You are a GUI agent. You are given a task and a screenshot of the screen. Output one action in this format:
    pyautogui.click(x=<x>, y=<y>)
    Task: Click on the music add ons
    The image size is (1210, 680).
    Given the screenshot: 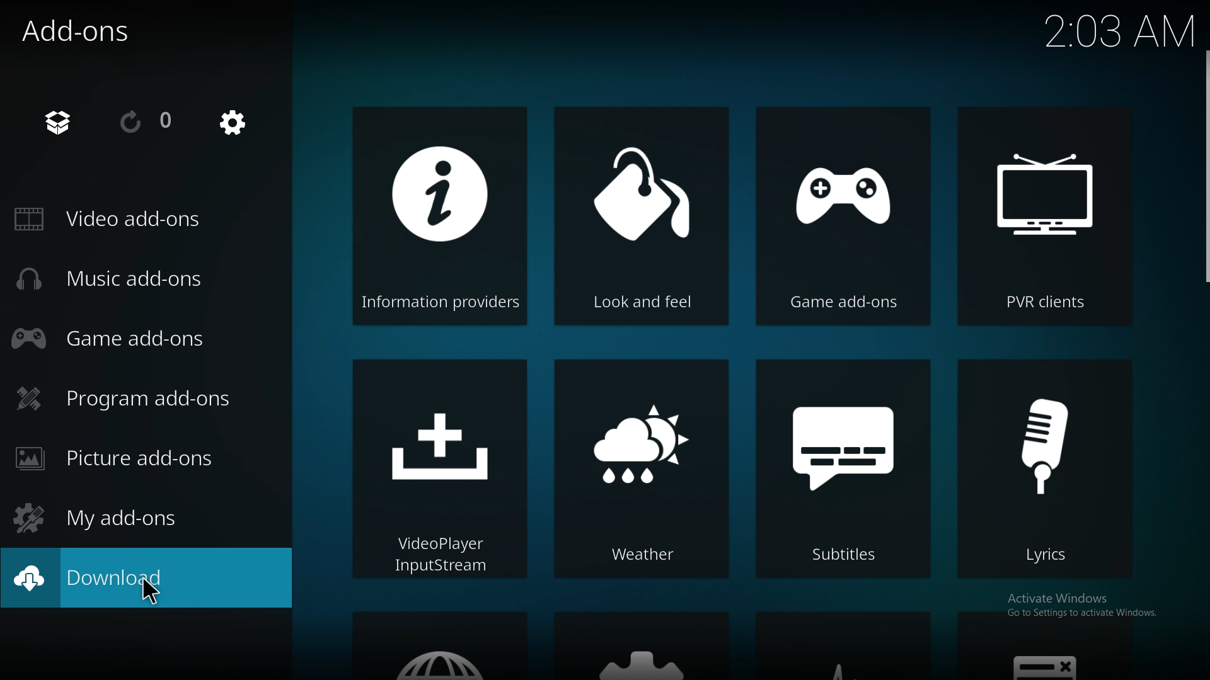 What is the action you would take?
    pyautogui.click(x=125, y=280)
    